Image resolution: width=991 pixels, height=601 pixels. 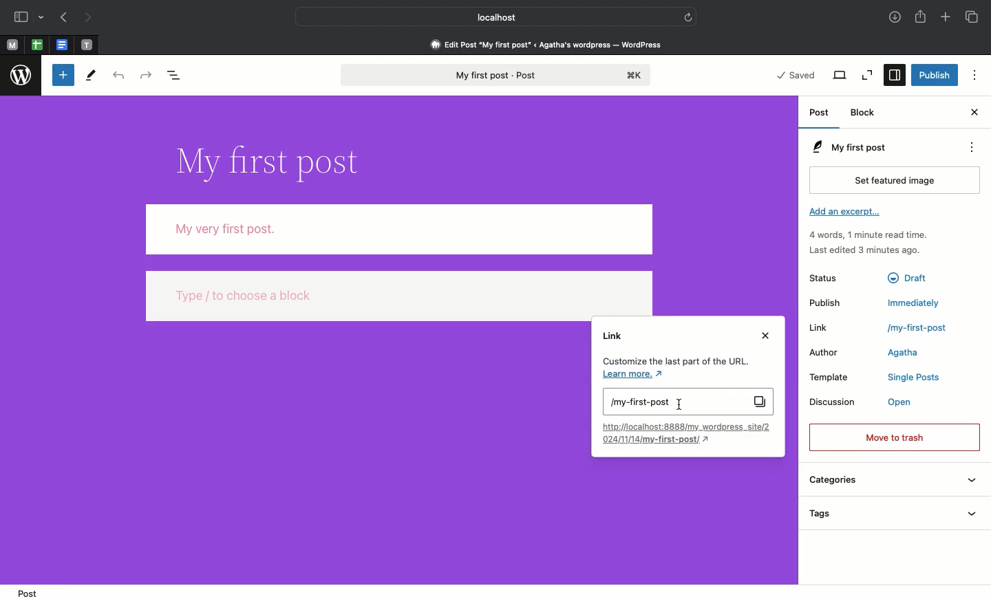 What do you see at coordinates (974, 17) in the screenshot?
I see `Tabs` at bounding box center [974, 17].